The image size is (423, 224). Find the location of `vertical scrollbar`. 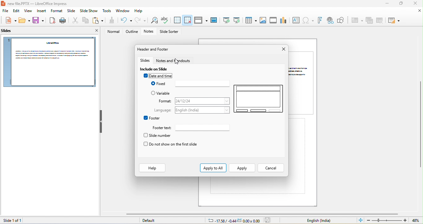

vertical scrollbar is located at coordinates (420, 125).